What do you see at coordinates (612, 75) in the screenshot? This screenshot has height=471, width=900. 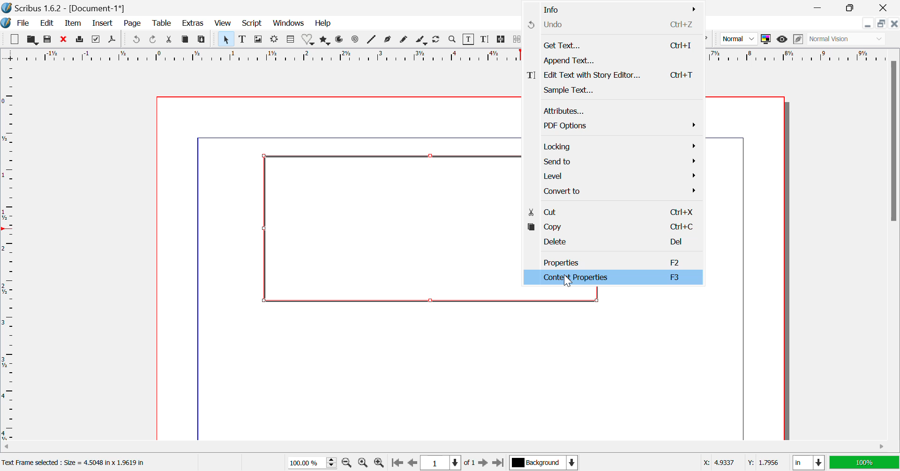 I see `Edit Text with Story Editor` at bounding box center [612, 75].